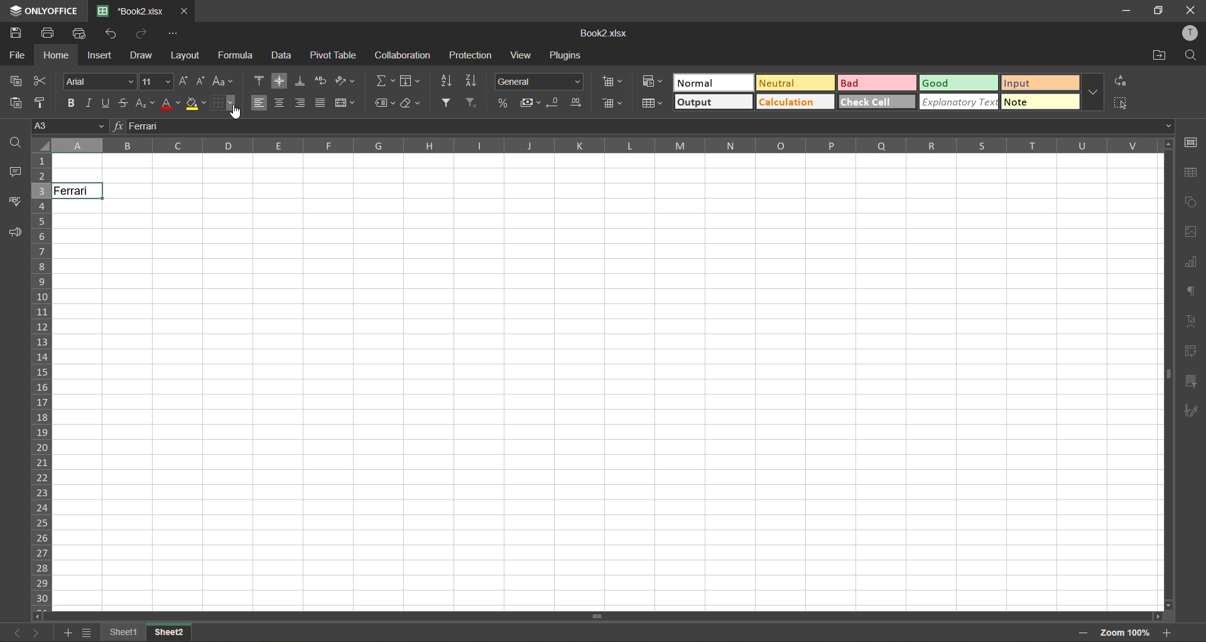 This screenshot has height=642, width=1206. I want to click on output, so click(712, 102).